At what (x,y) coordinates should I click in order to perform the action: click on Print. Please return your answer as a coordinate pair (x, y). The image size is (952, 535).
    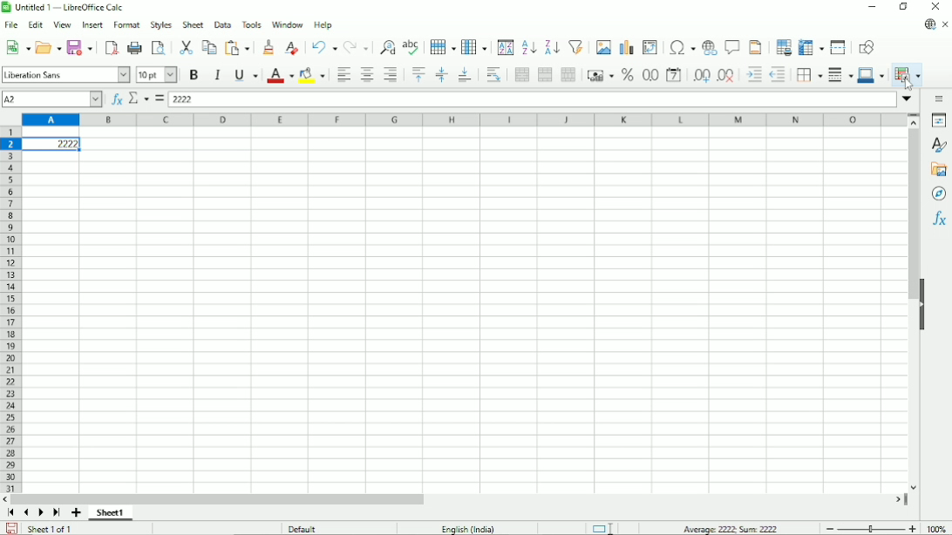
    Looking at the image, I should click on (134, 48).